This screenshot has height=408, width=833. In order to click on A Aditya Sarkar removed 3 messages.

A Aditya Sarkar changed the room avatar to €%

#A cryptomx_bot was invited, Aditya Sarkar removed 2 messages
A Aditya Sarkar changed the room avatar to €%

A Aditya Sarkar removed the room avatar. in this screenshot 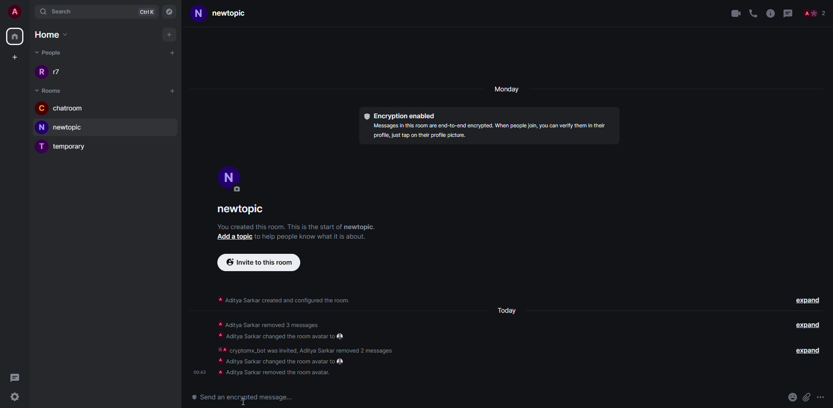, I will do `click(314, 347)`.